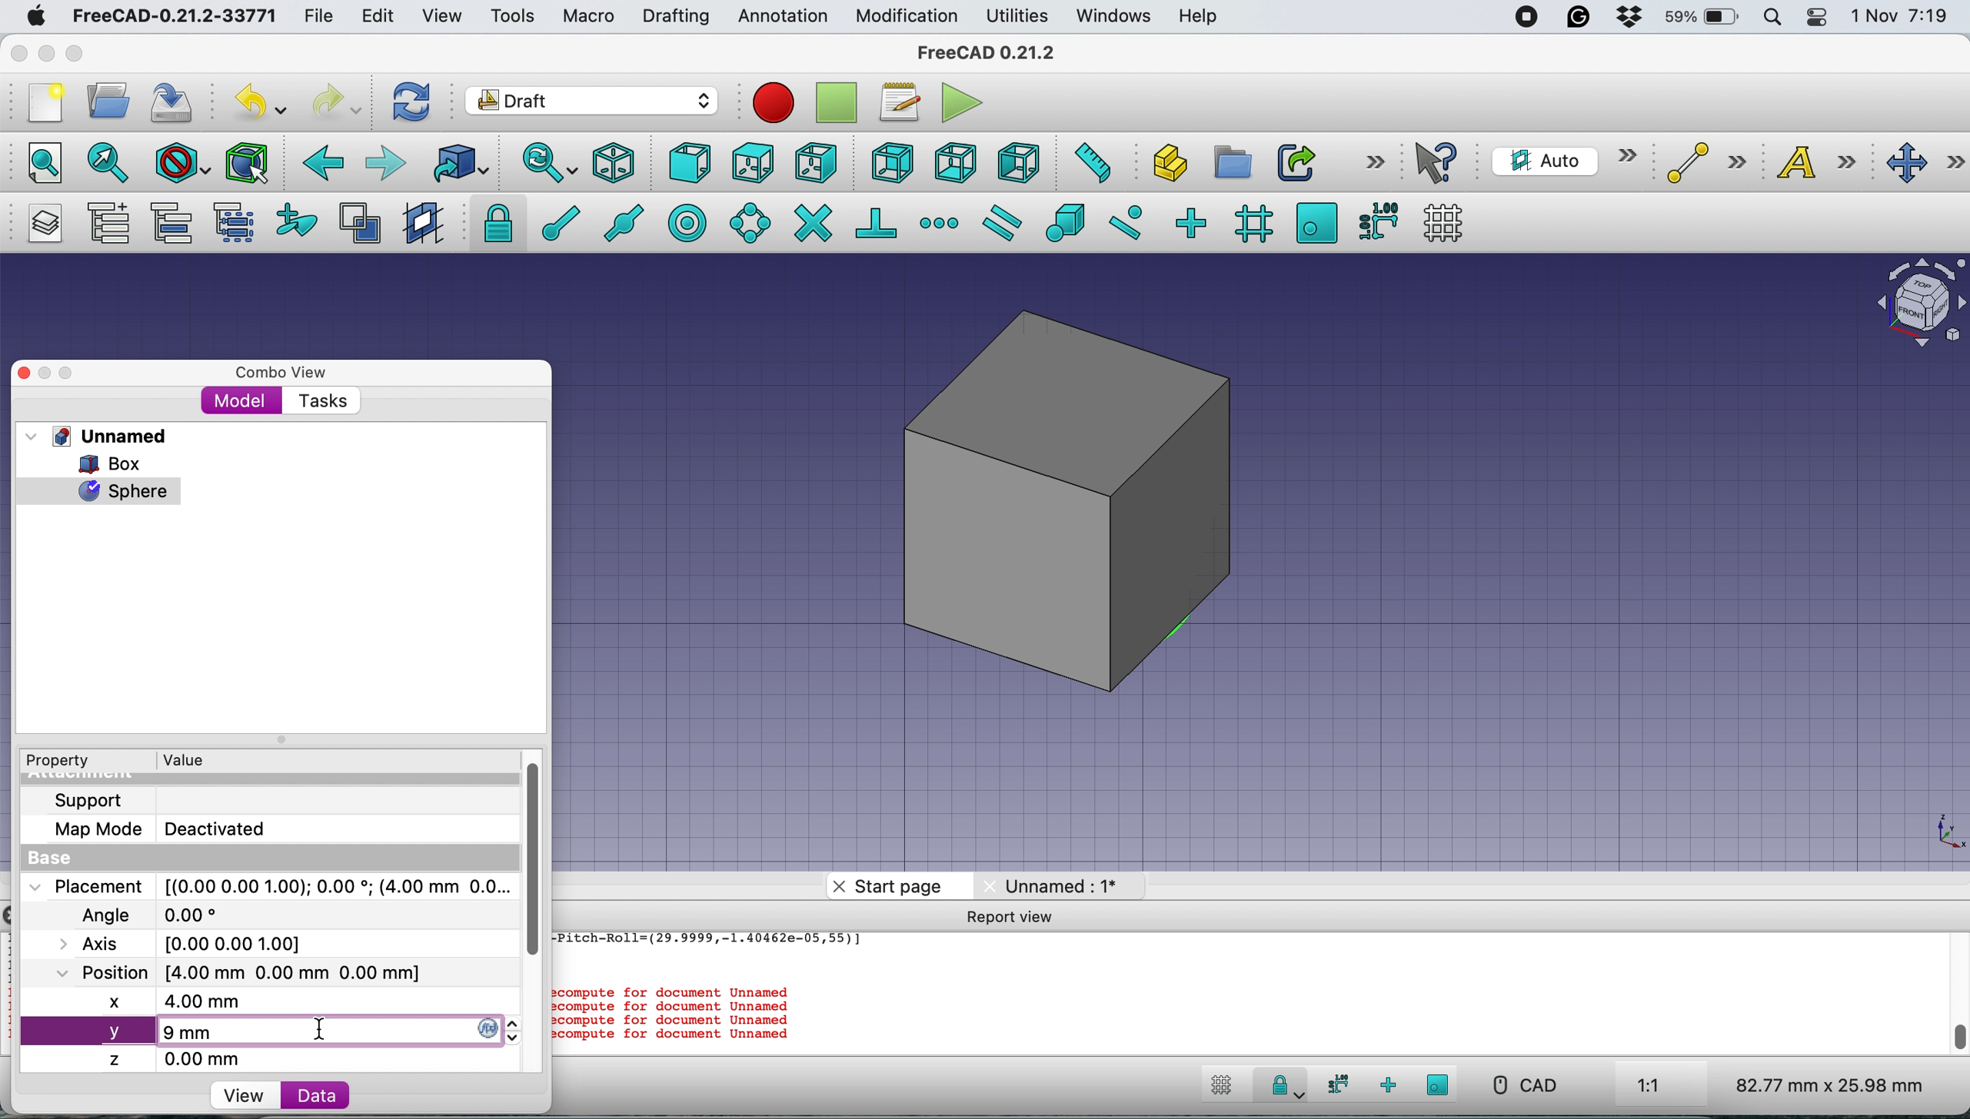 The height and width of the screenshot is (1119, 1970). Describe the element at coordinates (102, 436) in the screenshot. I see `unnamed` at that location.